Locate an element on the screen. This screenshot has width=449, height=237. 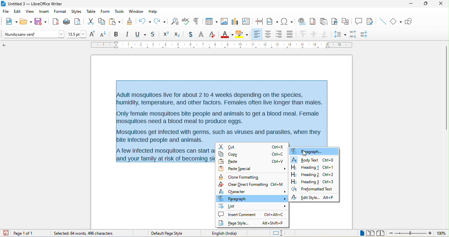
multiple page view is located at coordinates (370, 233).